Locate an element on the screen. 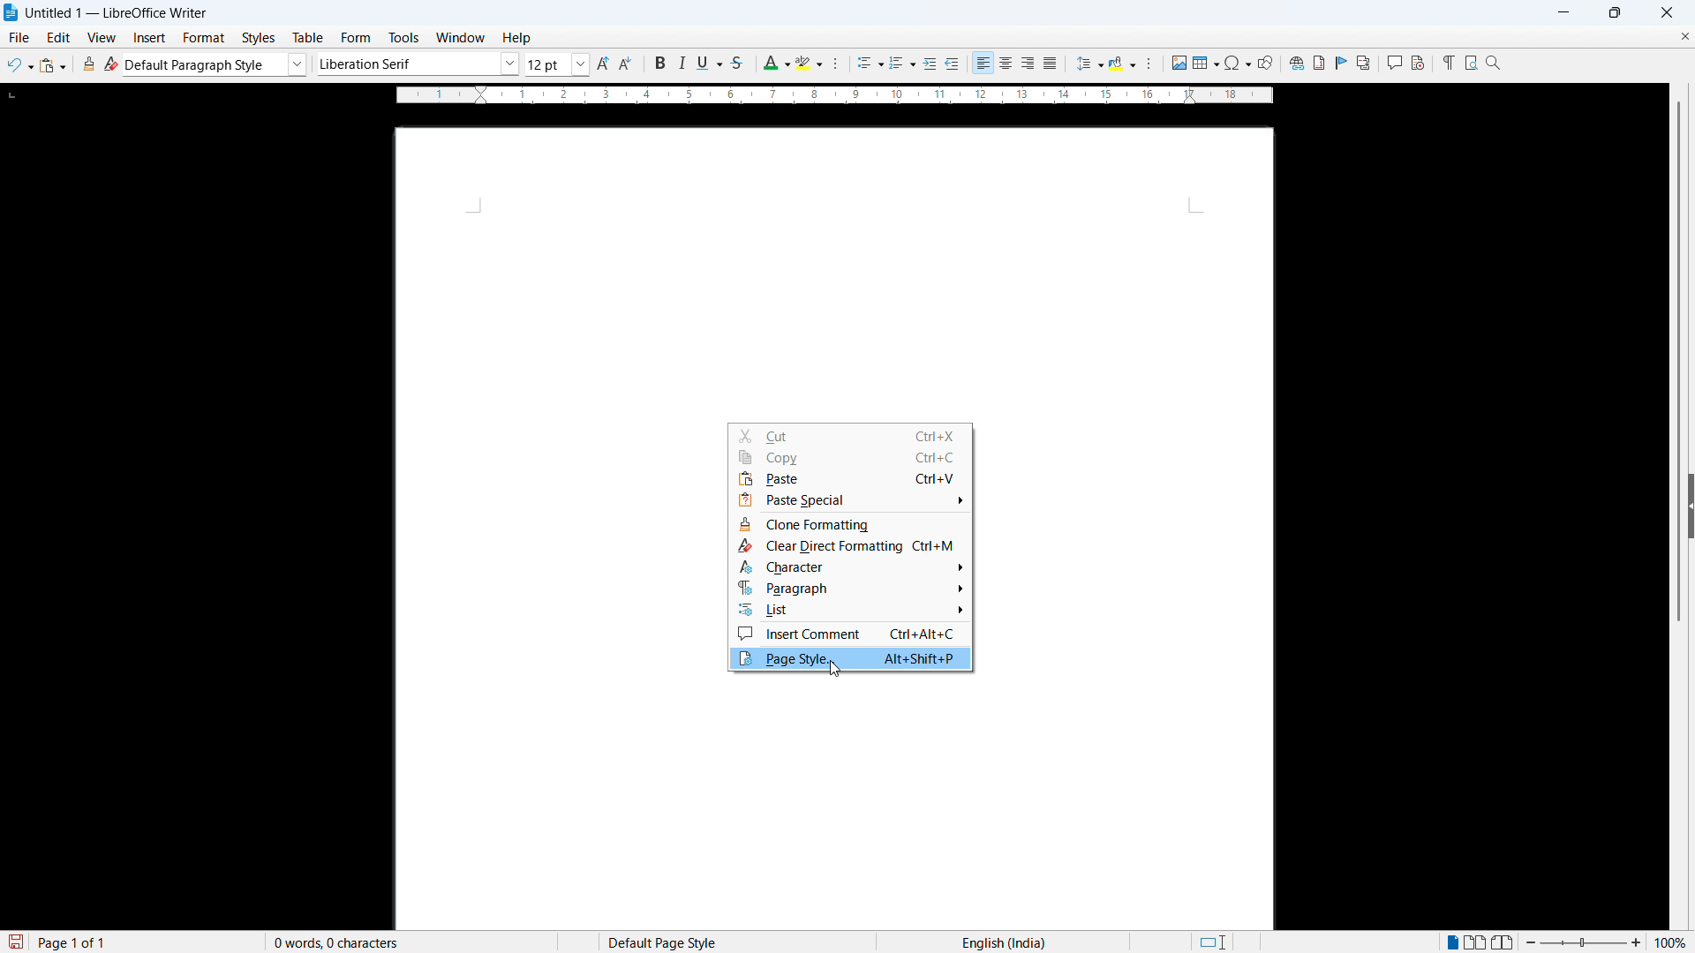  Insert  is located at coordinates (150, 38).